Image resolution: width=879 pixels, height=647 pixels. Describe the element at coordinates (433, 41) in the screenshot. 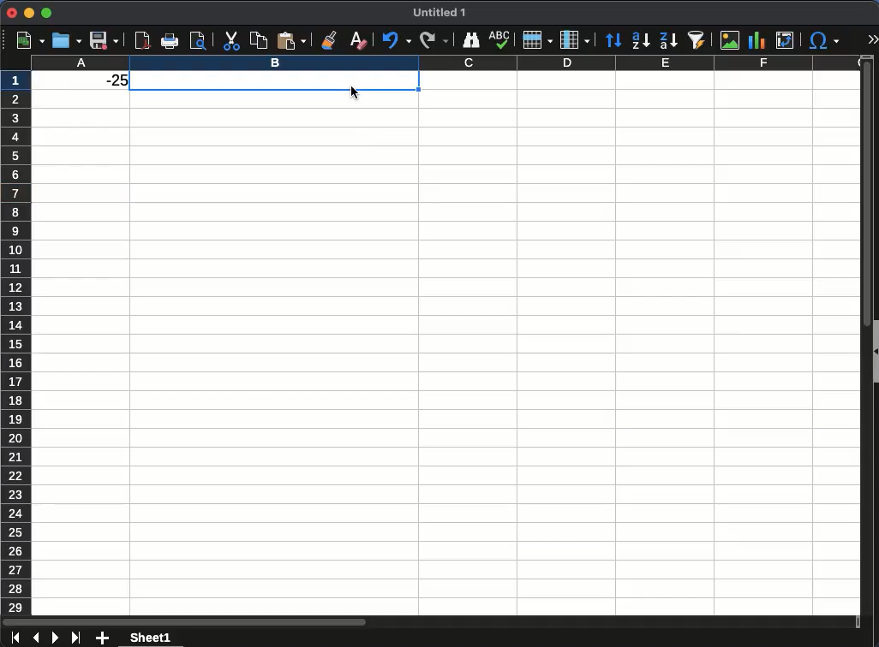

I see `redo` at that location.